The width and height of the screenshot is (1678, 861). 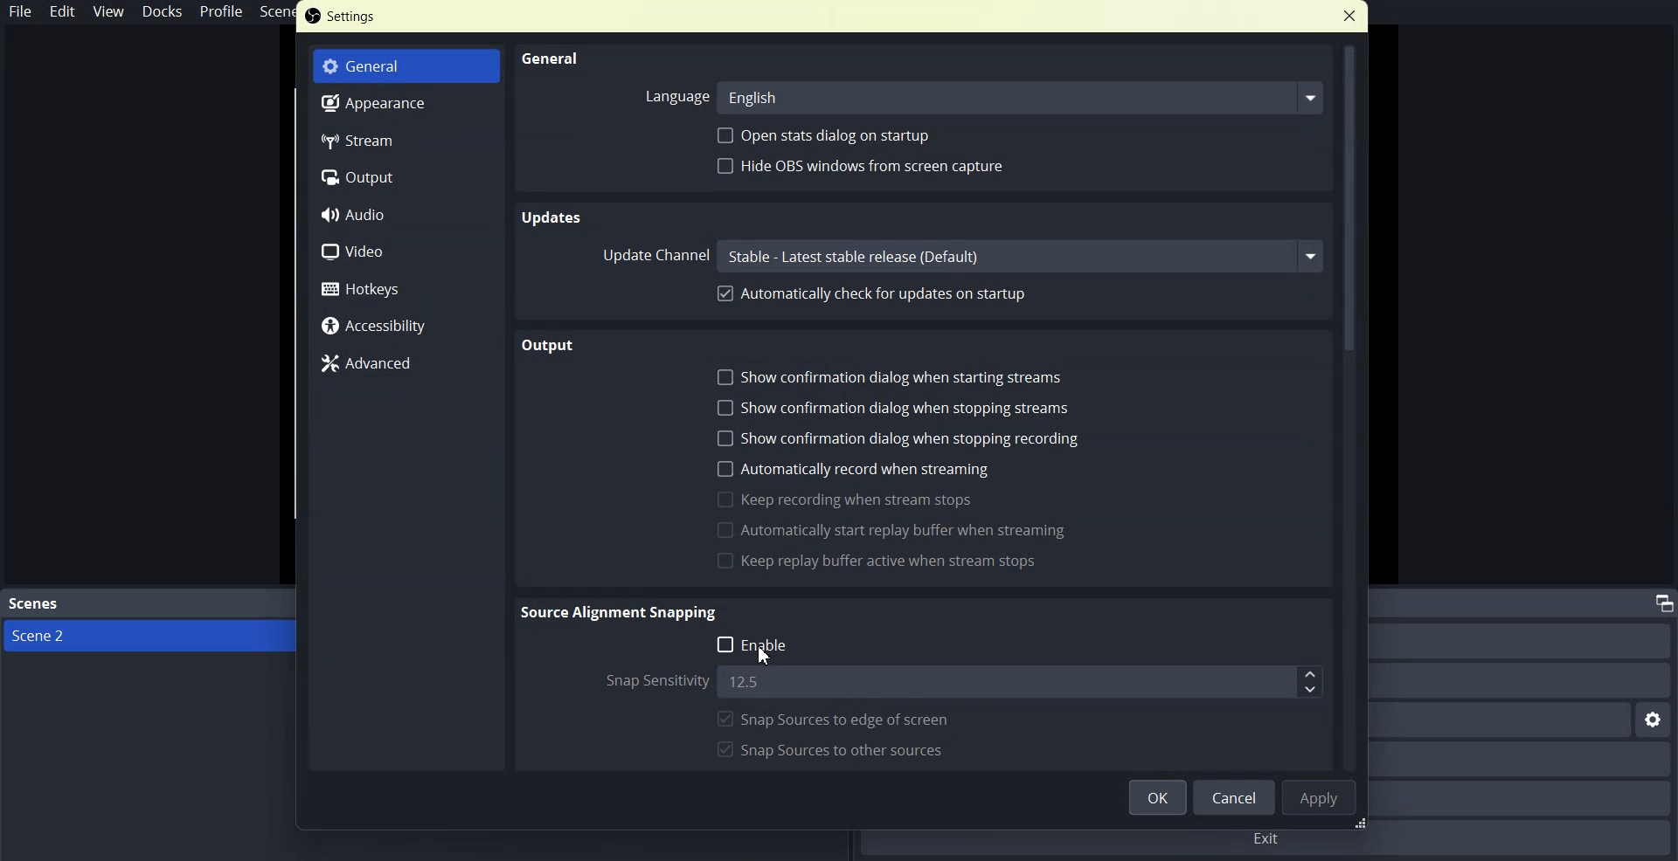 What do you see at coordinates (871, 293) in the screenshot?
I see `Automatically check for updates on startup` at bounding box center [871, 293].